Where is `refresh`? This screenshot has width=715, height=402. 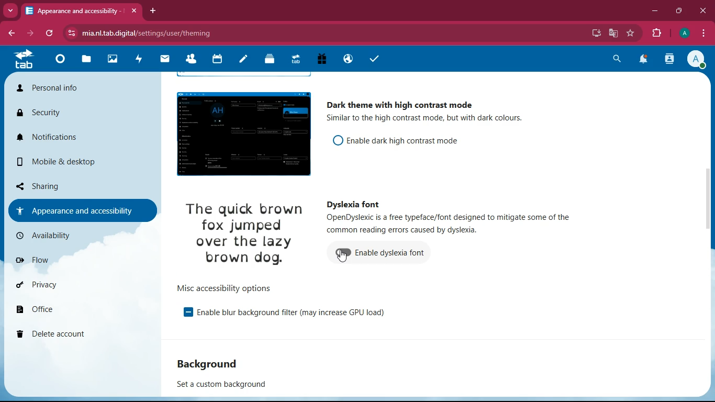
refresh is located at coordinates (51, 33).